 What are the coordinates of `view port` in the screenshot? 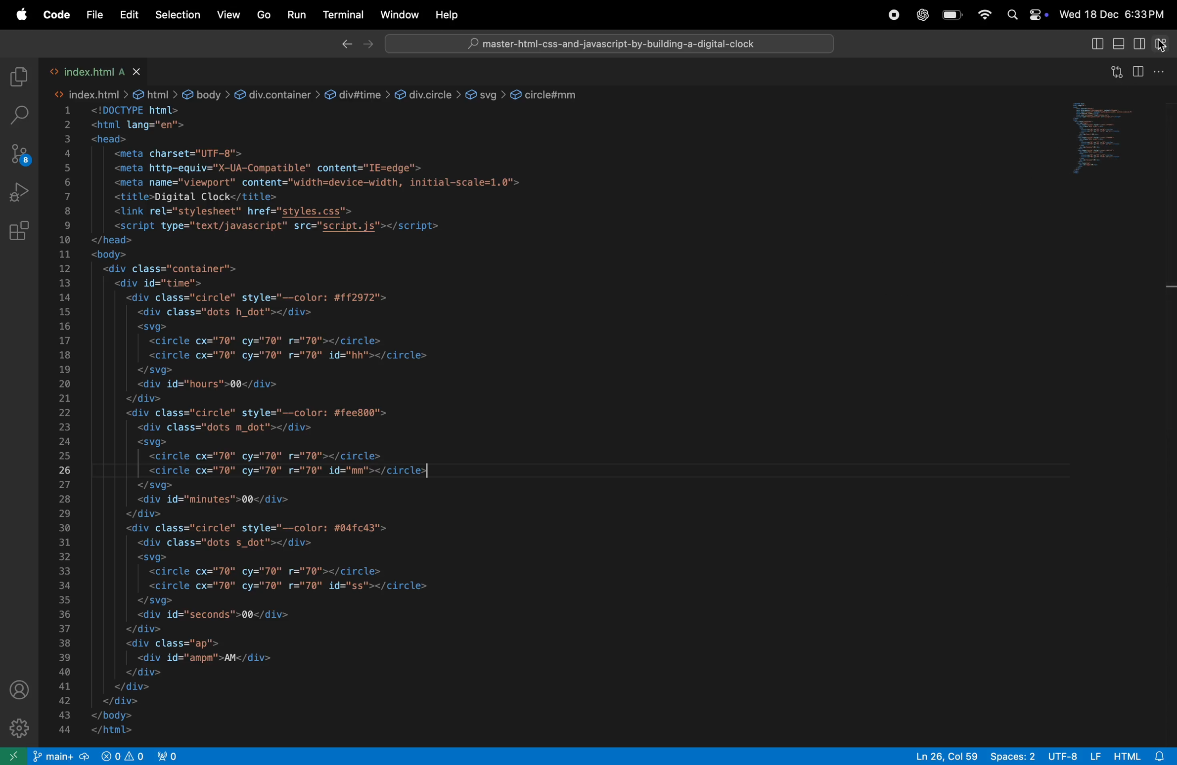 It's located at (124, 756).